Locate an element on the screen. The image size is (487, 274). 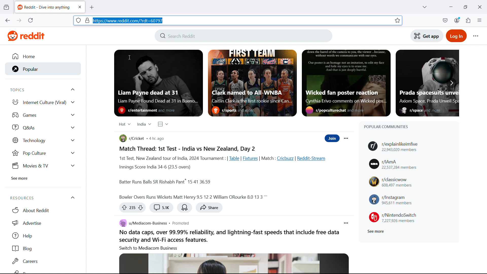
games is located at coordinates (44, 114).